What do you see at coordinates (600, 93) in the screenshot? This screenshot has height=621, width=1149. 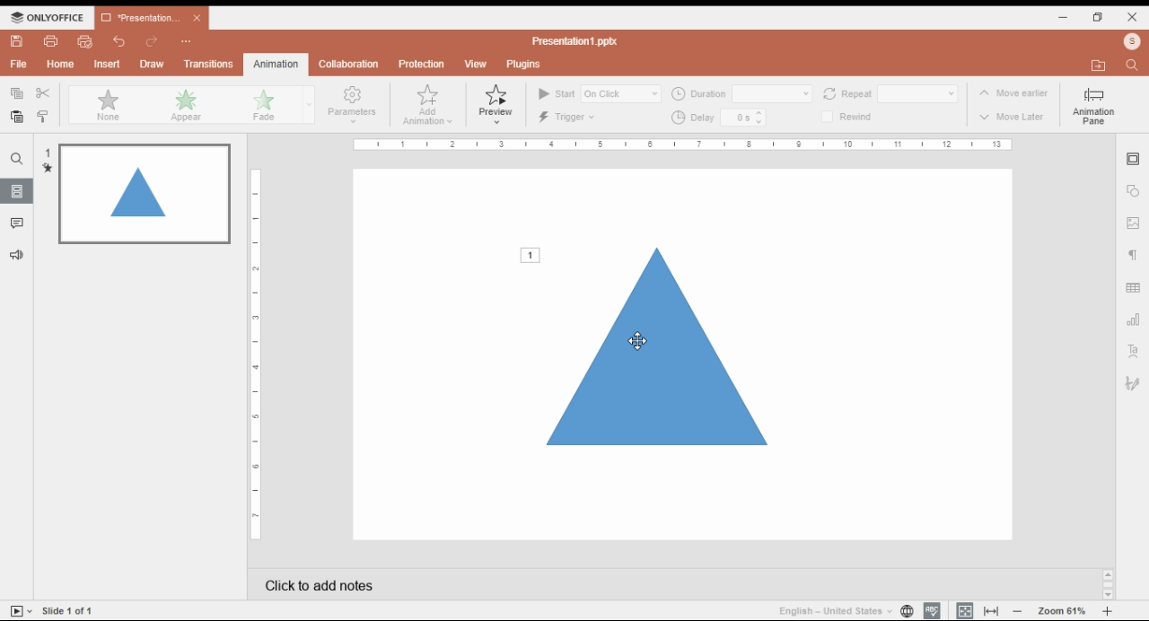 I see `start` at bounding box center [600, 93].